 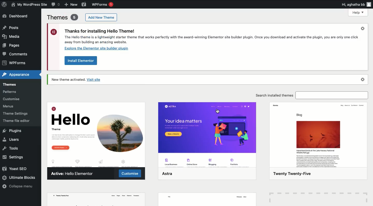 What do you see at coordinates (14, 63) in the screenshot?
I see `WPForms` at bounding box center [14, 63].